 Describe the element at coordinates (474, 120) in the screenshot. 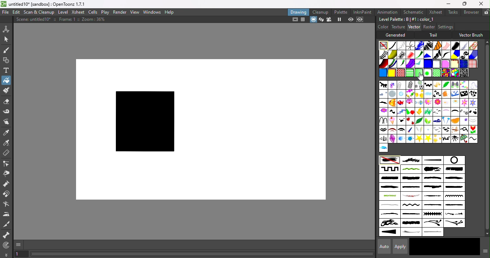

I see `Pare` at that location.